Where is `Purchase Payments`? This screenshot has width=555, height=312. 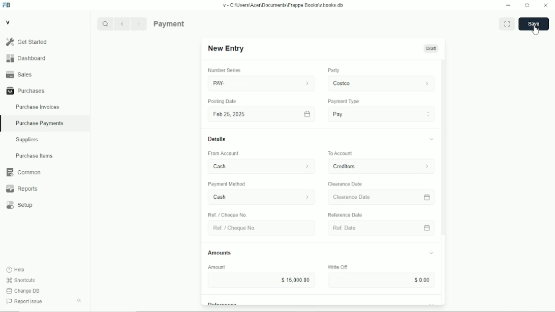 Purchase Payments is located at coordinates (45, 124).